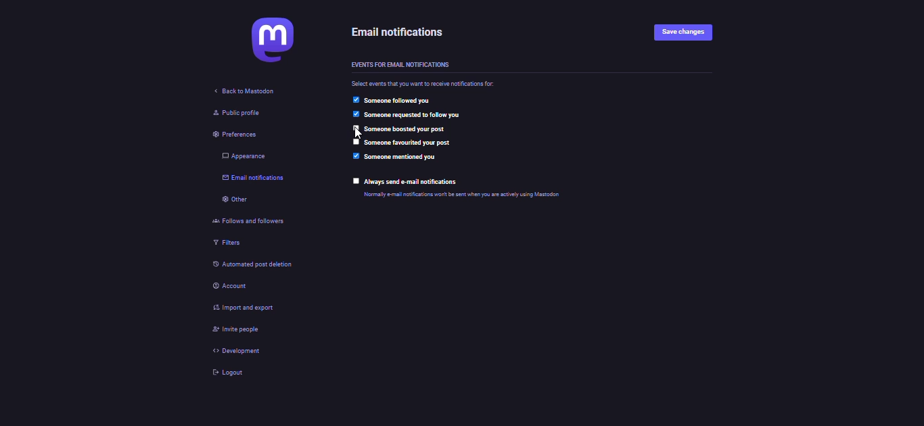 The width and height of the screenshot is (924, 426). I want to click on mastodon, so click(260, 44).